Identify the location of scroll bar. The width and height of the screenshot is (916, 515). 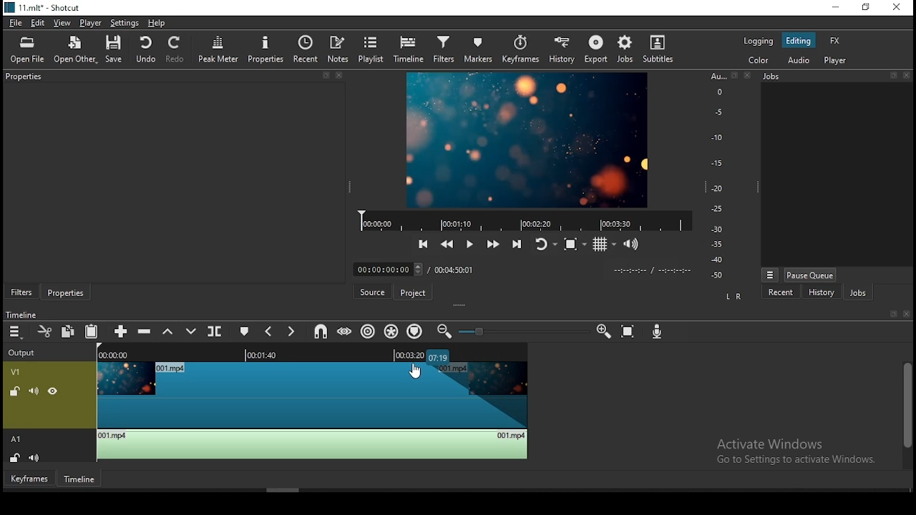
(905, 412).